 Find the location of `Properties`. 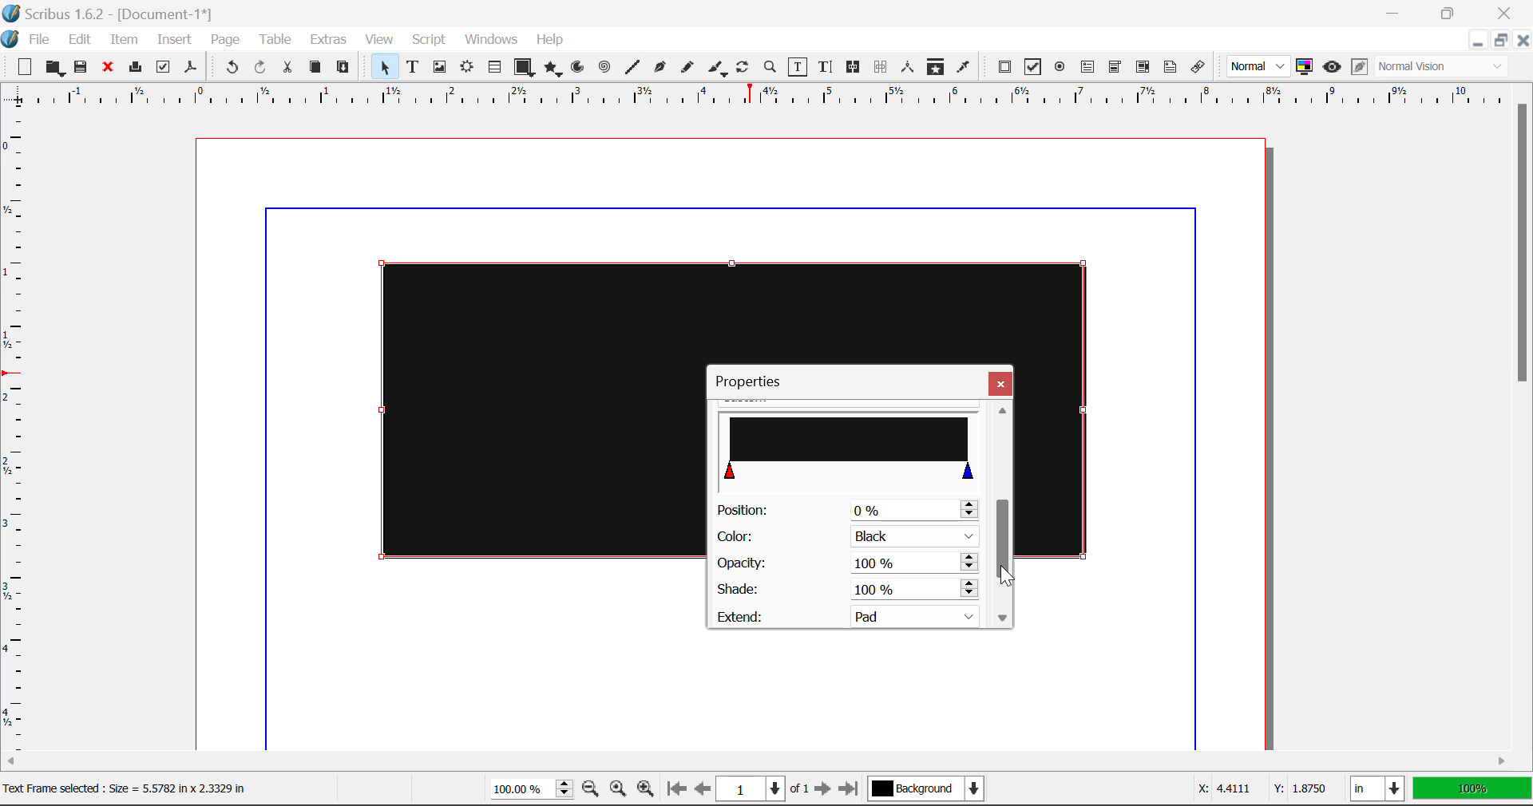

Properties is located at coordinates (757, 381).